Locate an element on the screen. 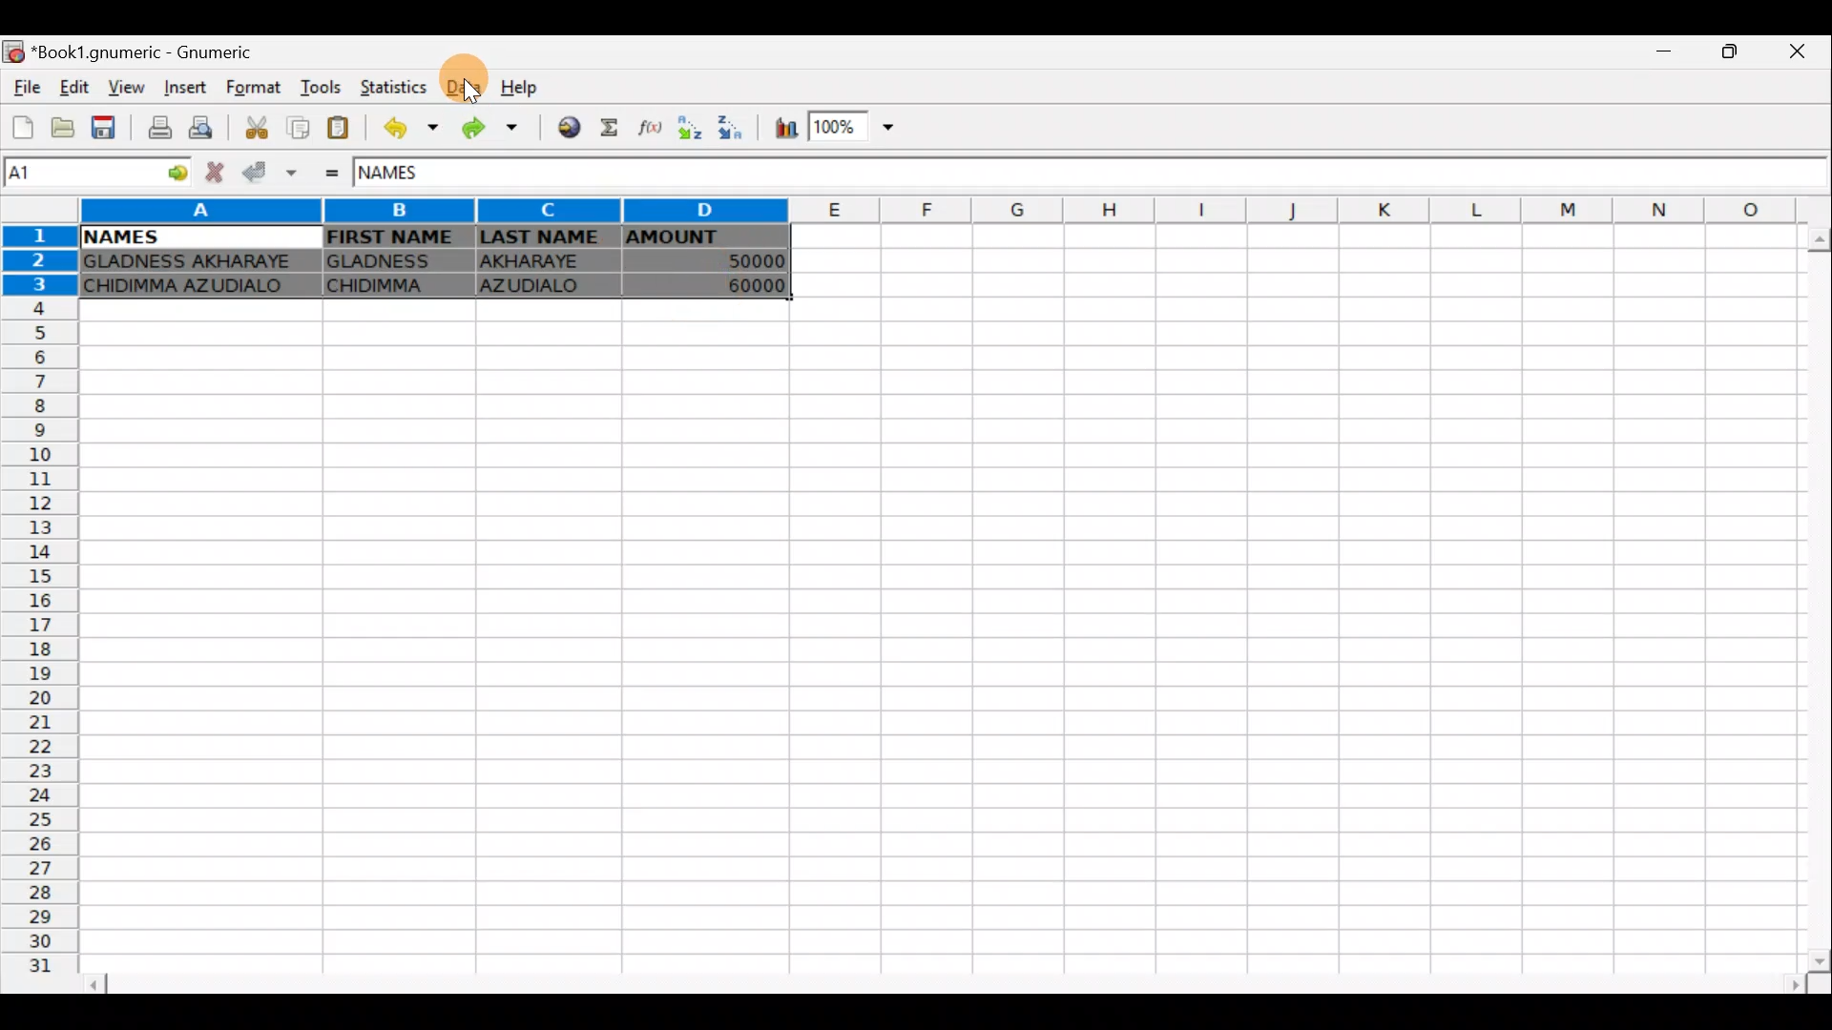 This screenshot has height=1030, width=1832. 60000 is located at coordinates (738, 284).